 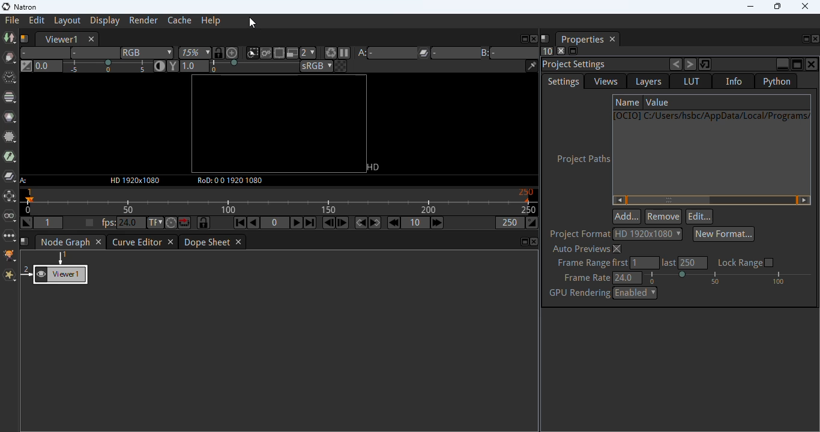 I want to click on first value, so click(x=645, y=263).